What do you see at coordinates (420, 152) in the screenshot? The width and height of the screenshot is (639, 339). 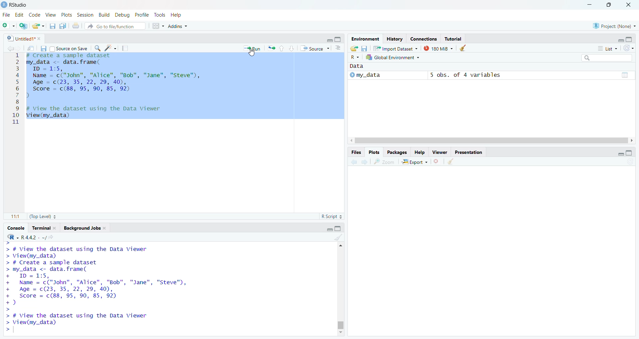 I see `Help` at bounding box center [420, 152].